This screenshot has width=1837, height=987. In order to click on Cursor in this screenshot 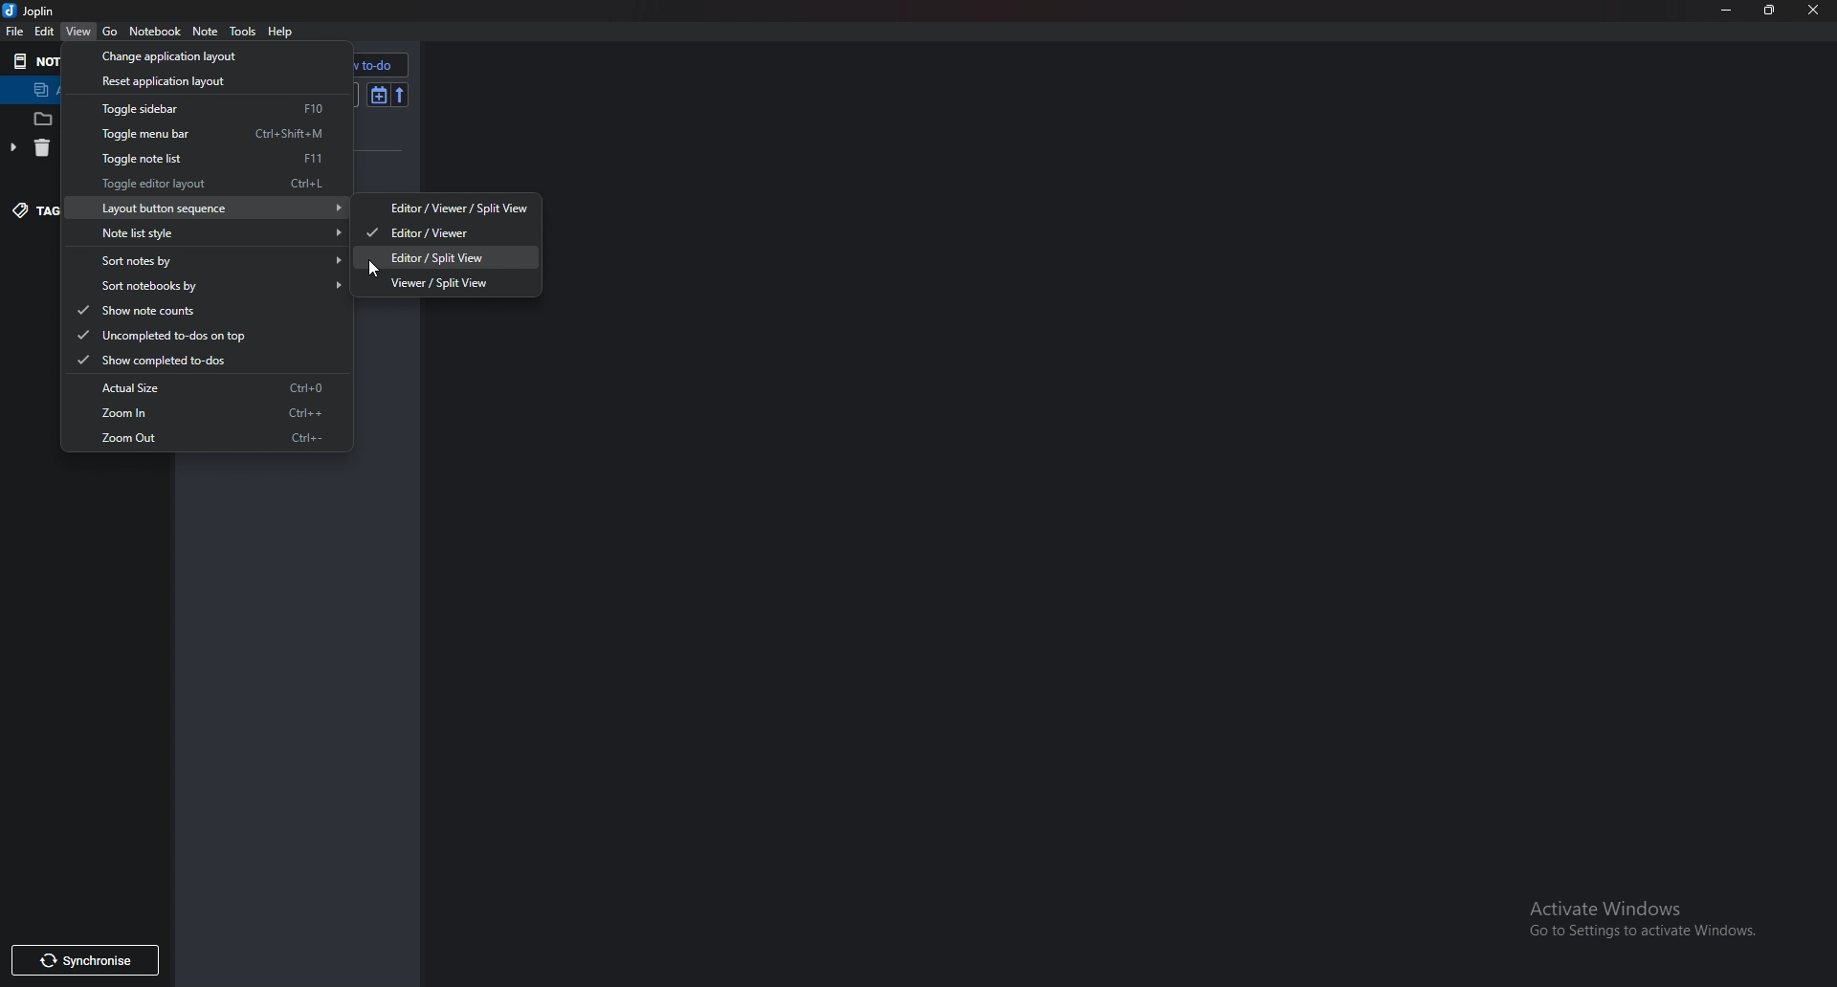, I will do `click(373, 269)`.